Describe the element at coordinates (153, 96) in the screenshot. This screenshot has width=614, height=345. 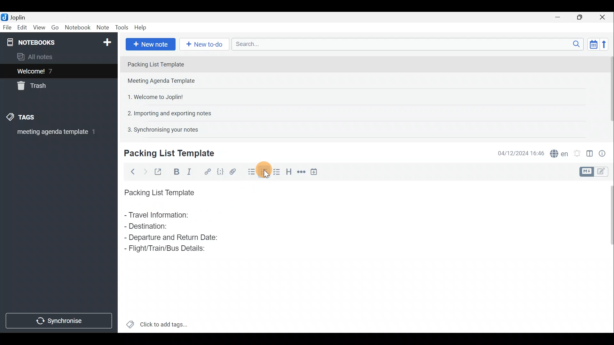
I see `Note 3` at that location.